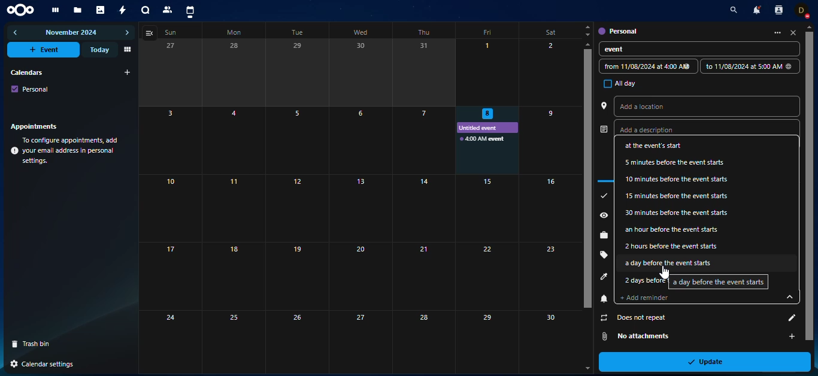  I want to click on notifications, so click(755, 10).